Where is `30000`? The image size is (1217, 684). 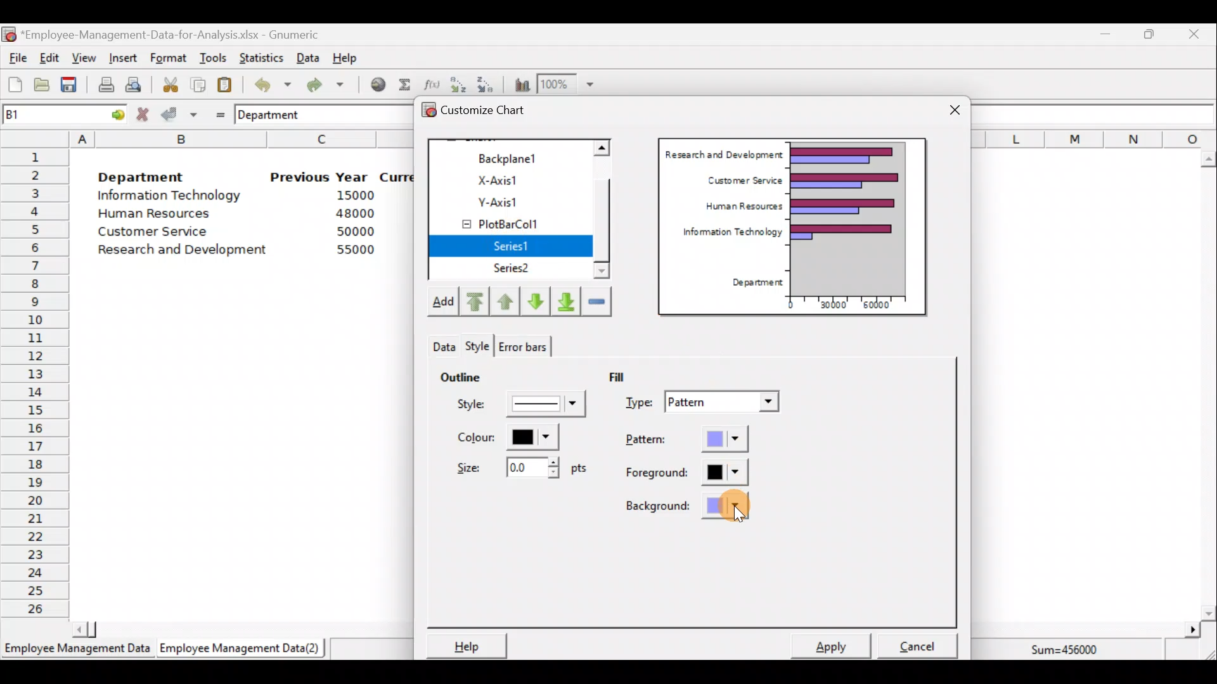
30000 is located at coordinates (832, 303).